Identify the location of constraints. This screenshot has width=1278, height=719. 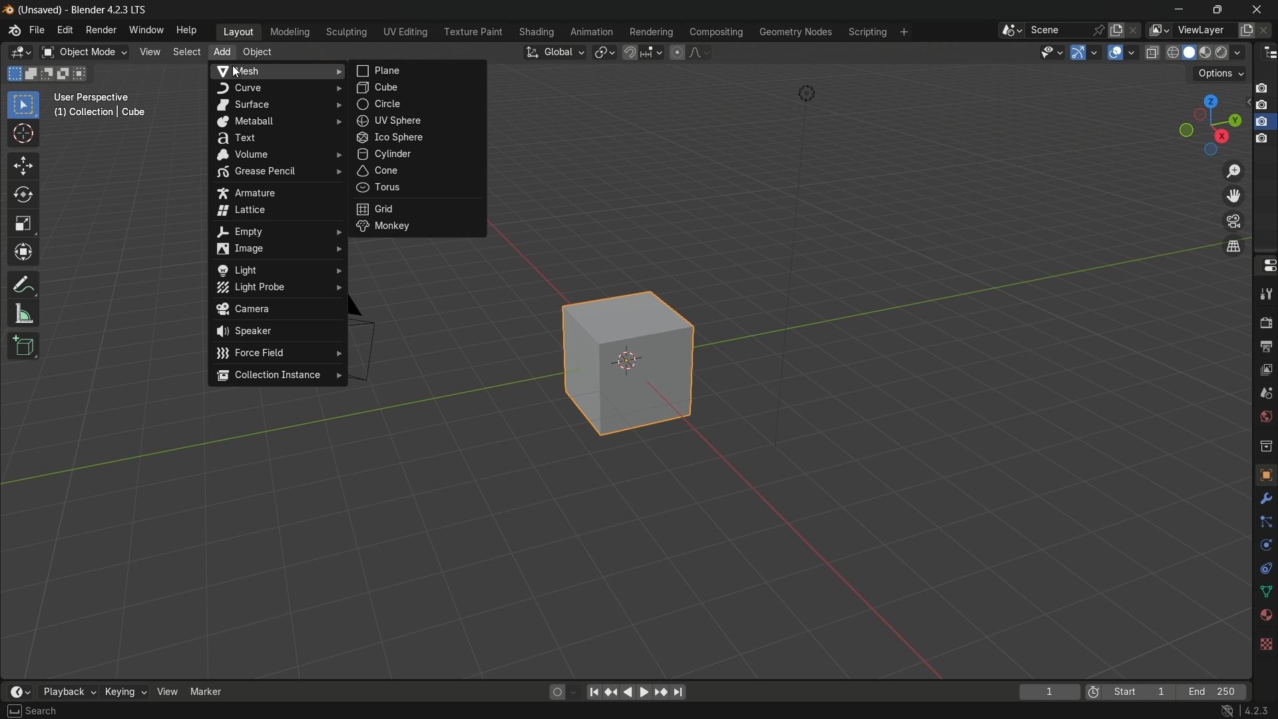
(1265, 569).